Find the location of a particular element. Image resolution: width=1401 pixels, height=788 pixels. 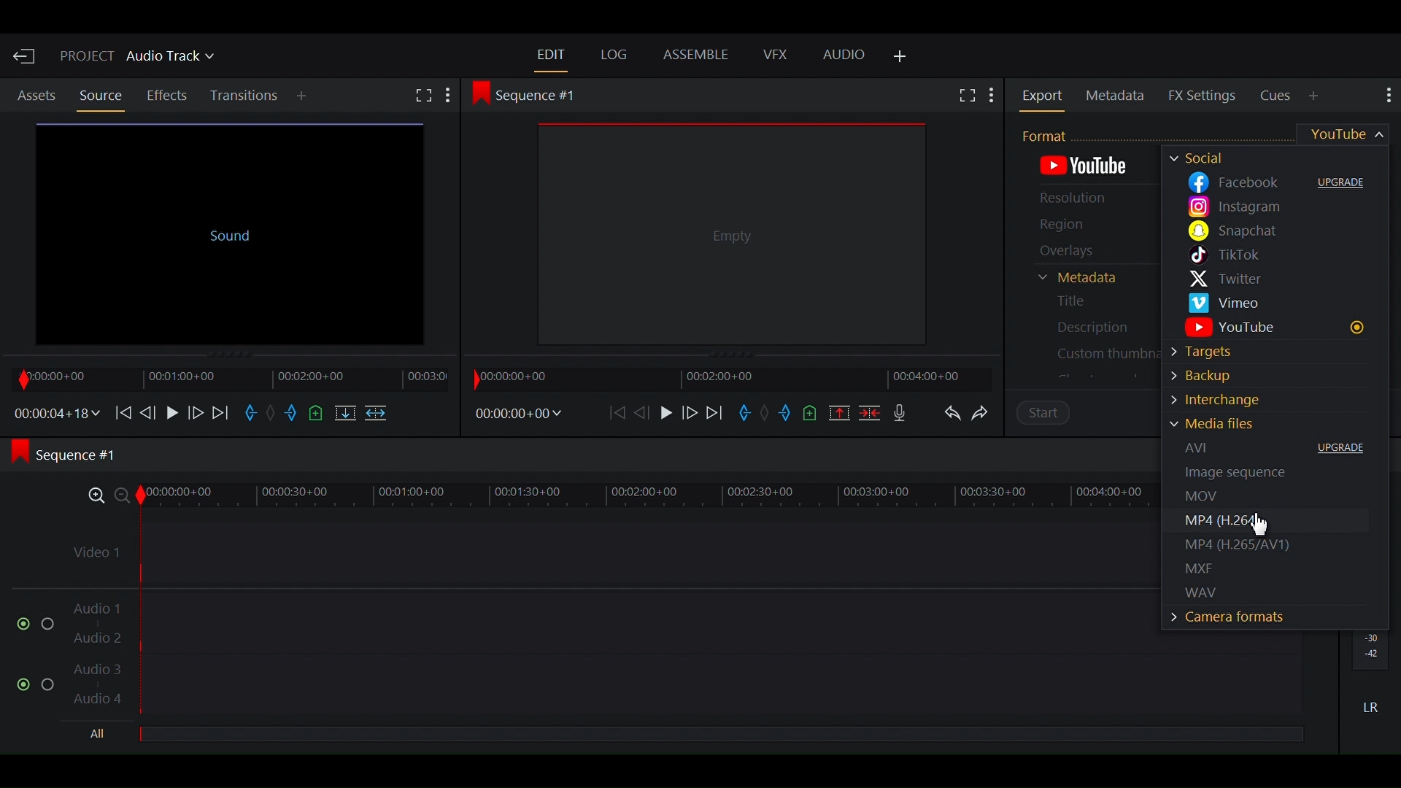

Move backward is located at coordinates (619, 412).